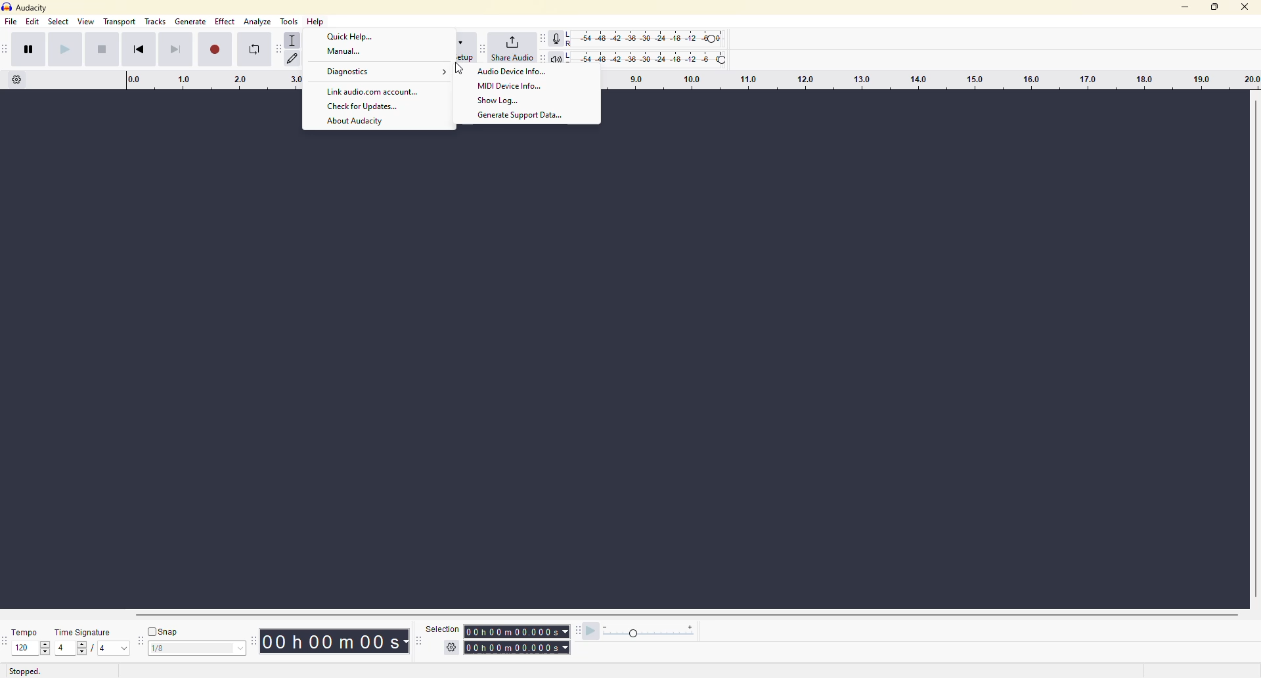  What do you see at coordinates (651, 633) in the screenshot?
I see `PLAYBACK SPEED` at bounding box center [651, 633].